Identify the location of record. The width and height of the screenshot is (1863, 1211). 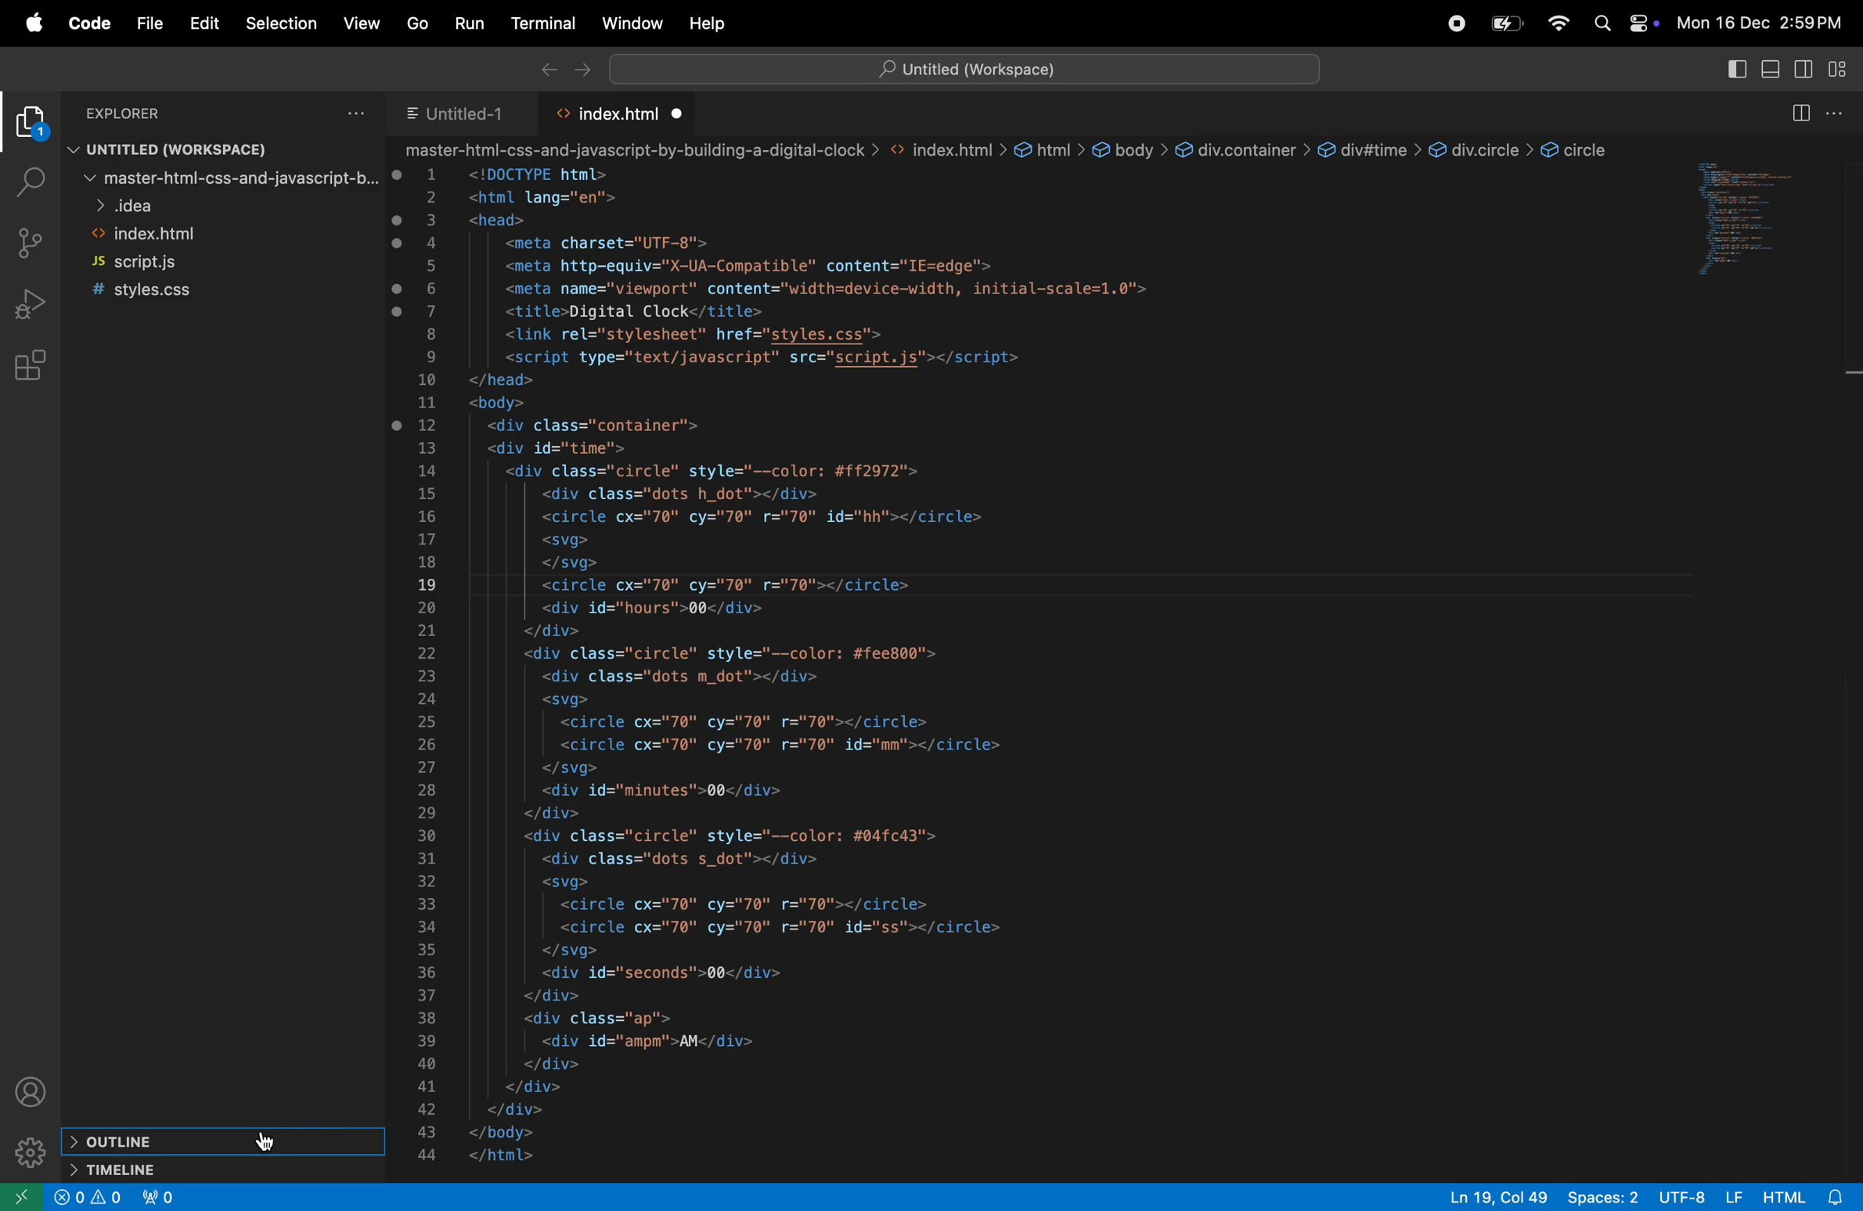
(1451, 23).